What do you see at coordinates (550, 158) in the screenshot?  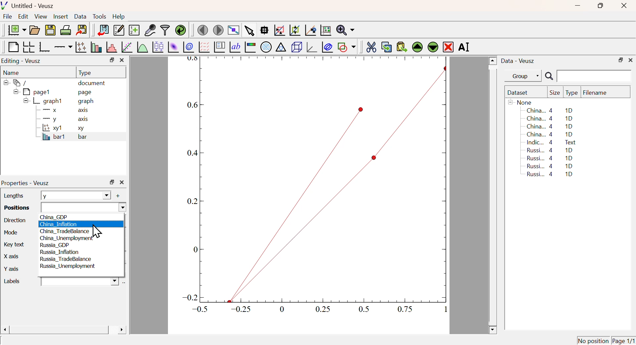 I see `Russi... 4 1D` at bounding box center [550, 158].